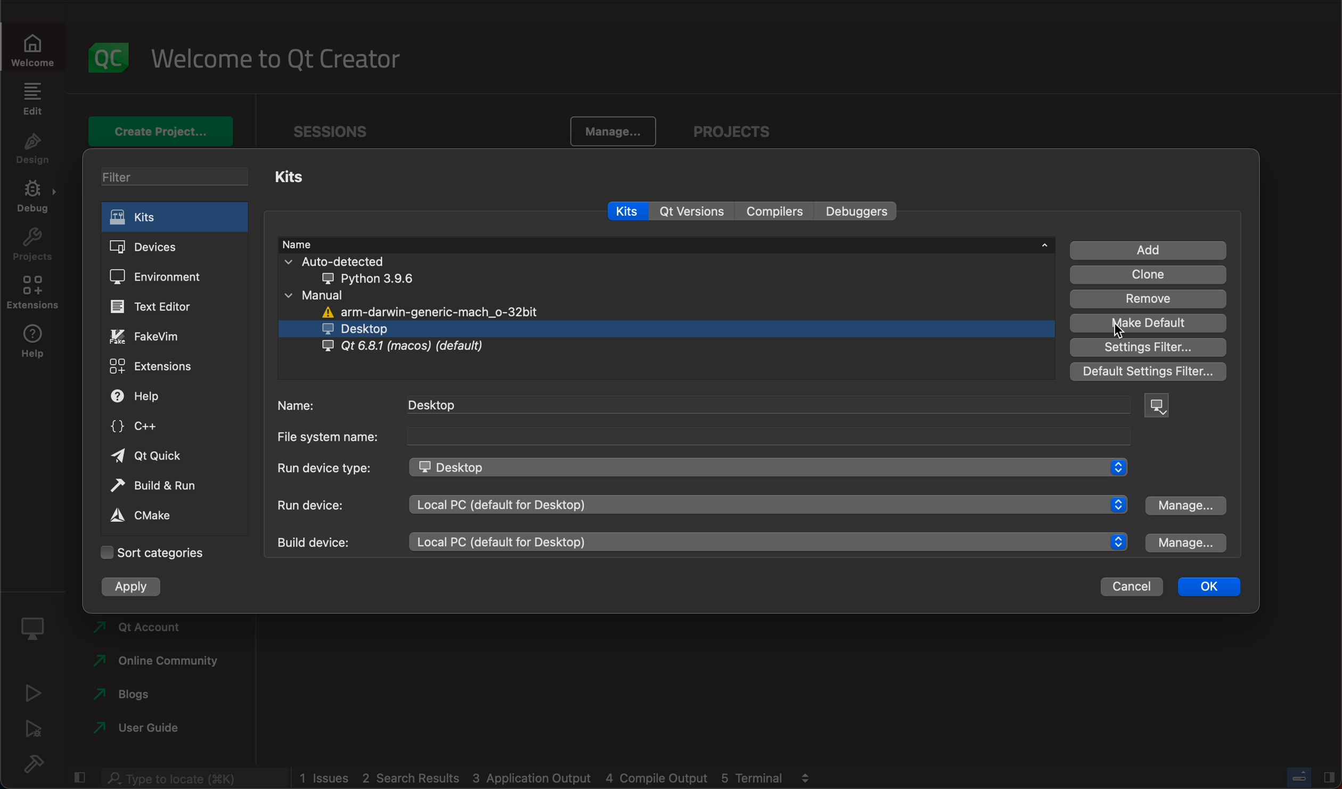 The width and height of the screenshot is (1342, 789). What do you see at coordinates (154, 368) in the screenshot?
I see `extensions` at bounding box center [154, 368].